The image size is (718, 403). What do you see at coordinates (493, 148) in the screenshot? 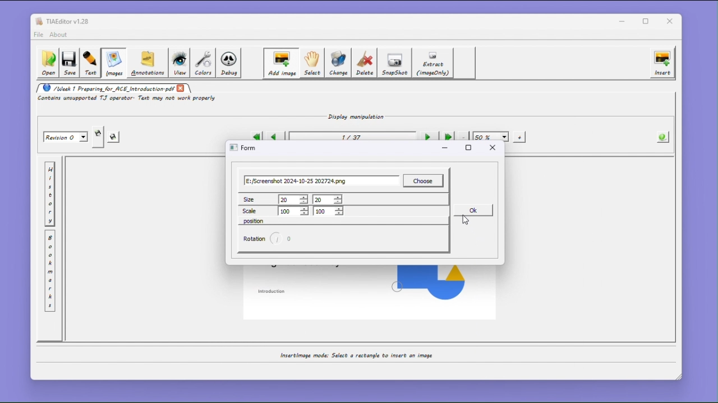
I see `close` at bounding box center [493, 148].